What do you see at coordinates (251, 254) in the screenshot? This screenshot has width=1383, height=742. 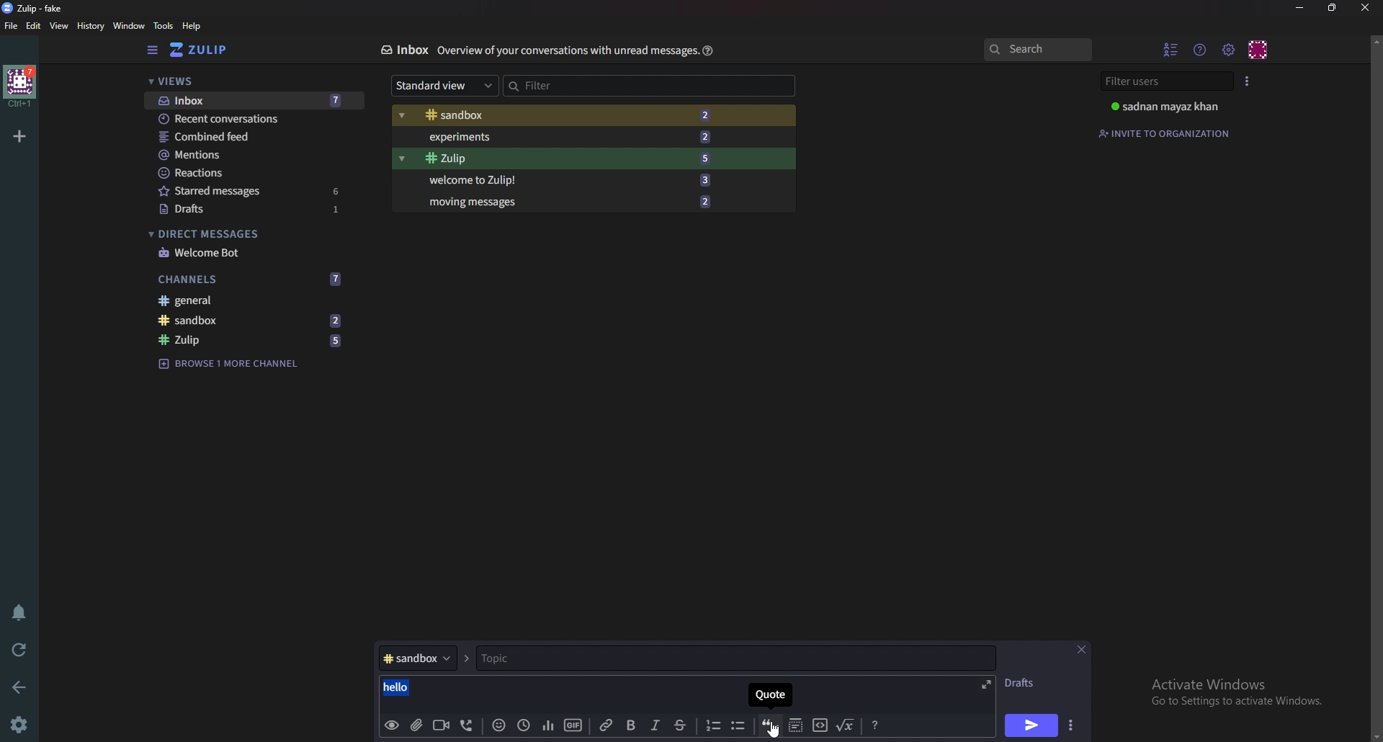 I see `Welcome bot` at bounding box center [251, 254].